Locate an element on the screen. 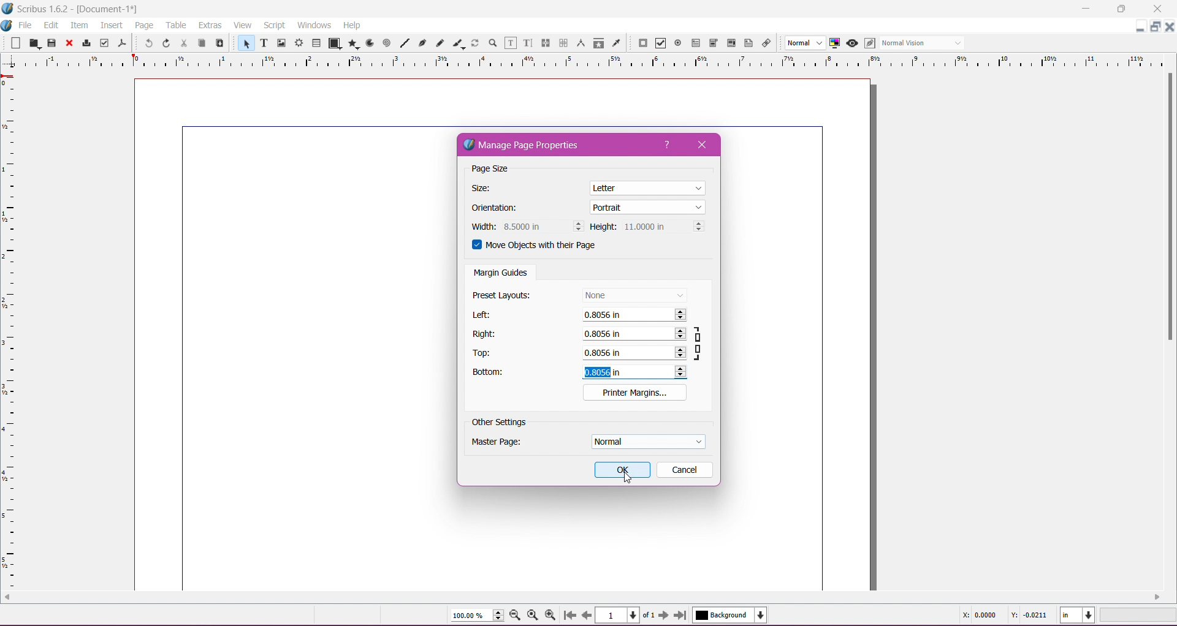 This screenshot has width=1177, height=626. Top is located at coordinates (486, 353).